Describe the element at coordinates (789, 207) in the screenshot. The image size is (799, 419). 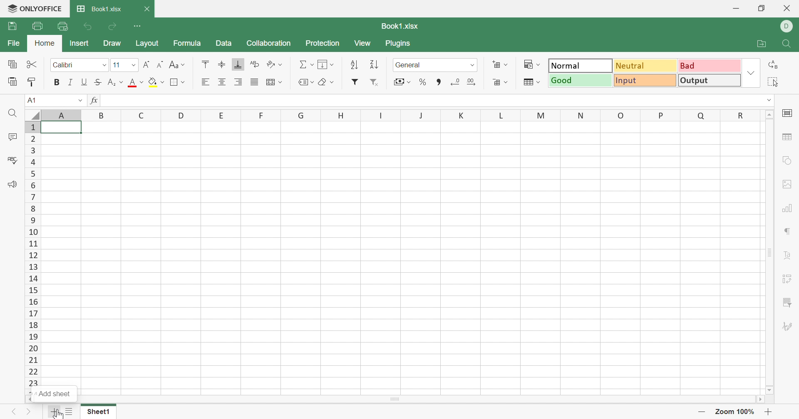
I see `Chart settings` at that location.